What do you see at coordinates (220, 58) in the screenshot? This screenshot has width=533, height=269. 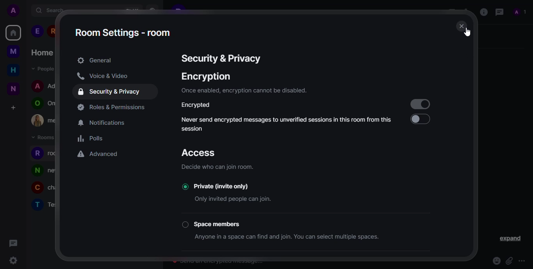 I see `security` at bounding box center [220, 58].